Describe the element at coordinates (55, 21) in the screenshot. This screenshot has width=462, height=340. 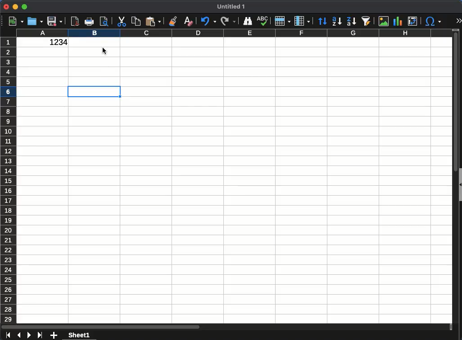
I see `save` at that location.